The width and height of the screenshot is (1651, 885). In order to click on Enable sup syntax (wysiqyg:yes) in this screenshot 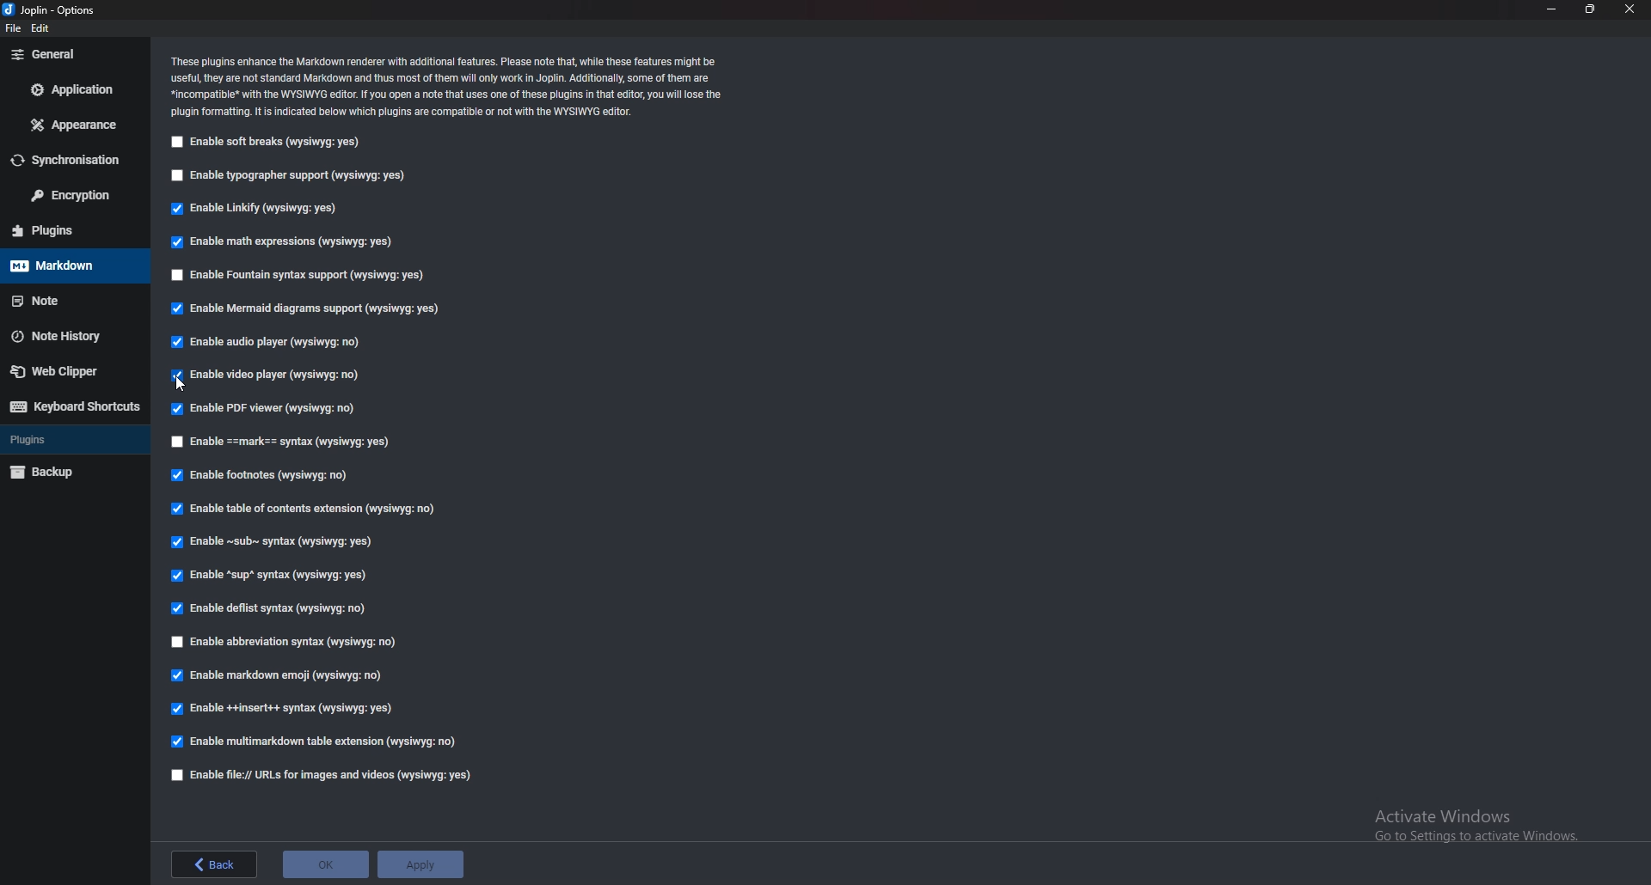, I will do `click(272, 578)`.